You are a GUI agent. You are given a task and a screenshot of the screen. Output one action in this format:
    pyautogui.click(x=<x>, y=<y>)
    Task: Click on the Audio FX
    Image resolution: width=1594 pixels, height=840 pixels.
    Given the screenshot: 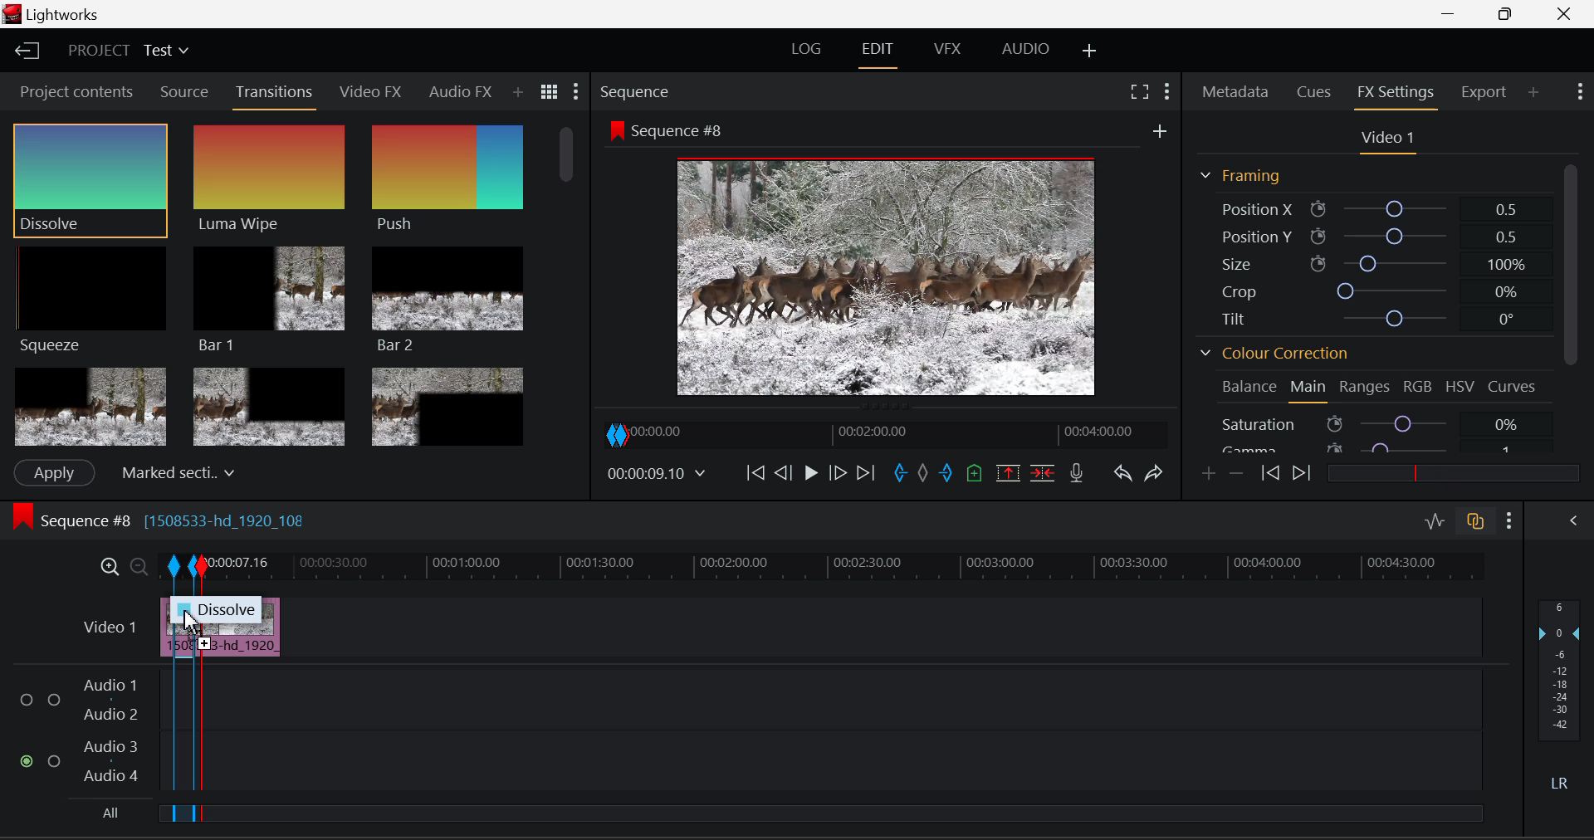 What is the action you would take?
    pyautogui.click(x=461, y=91)
    